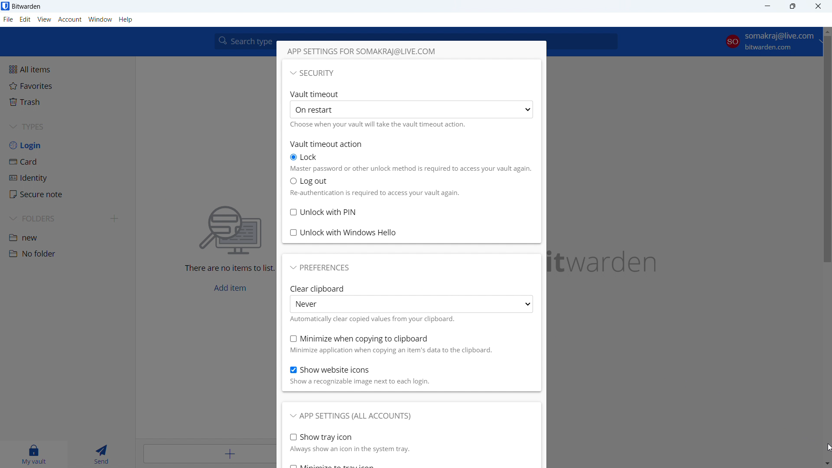 The height and width of the screenshot is (468, 832). Describe the element at coordinates (411, 304) in the screenshot. I see `never` at that location.